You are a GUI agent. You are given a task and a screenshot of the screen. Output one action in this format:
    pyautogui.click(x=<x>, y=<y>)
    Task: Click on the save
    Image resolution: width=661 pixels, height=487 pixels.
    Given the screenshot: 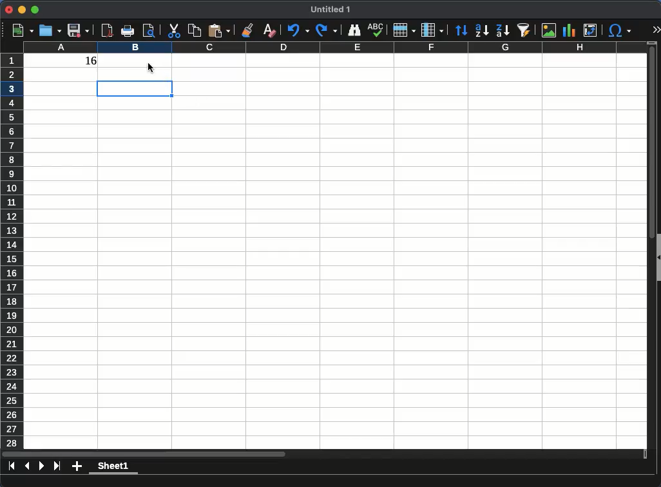 What is the action you would take?
    pyautogui.click(x=78, y=32)
    